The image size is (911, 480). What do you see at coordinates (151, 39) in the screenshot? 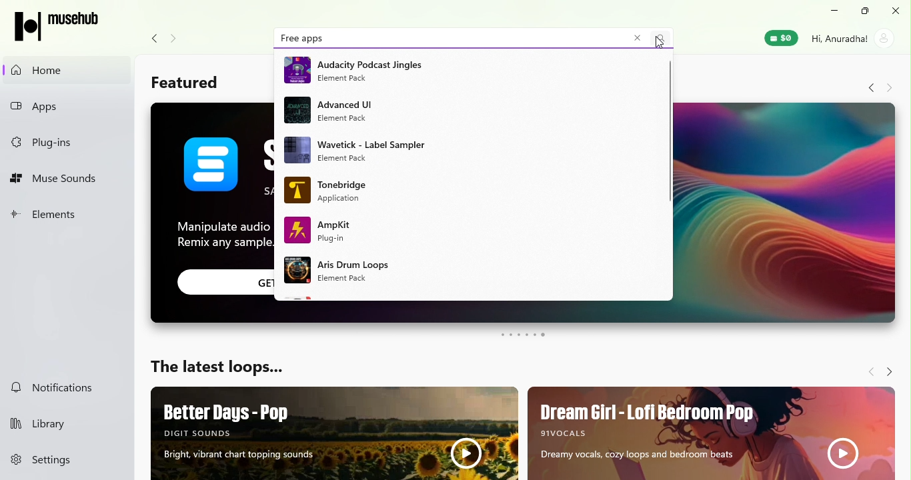
I see `Navigate back` at bounding box center [151, 39].